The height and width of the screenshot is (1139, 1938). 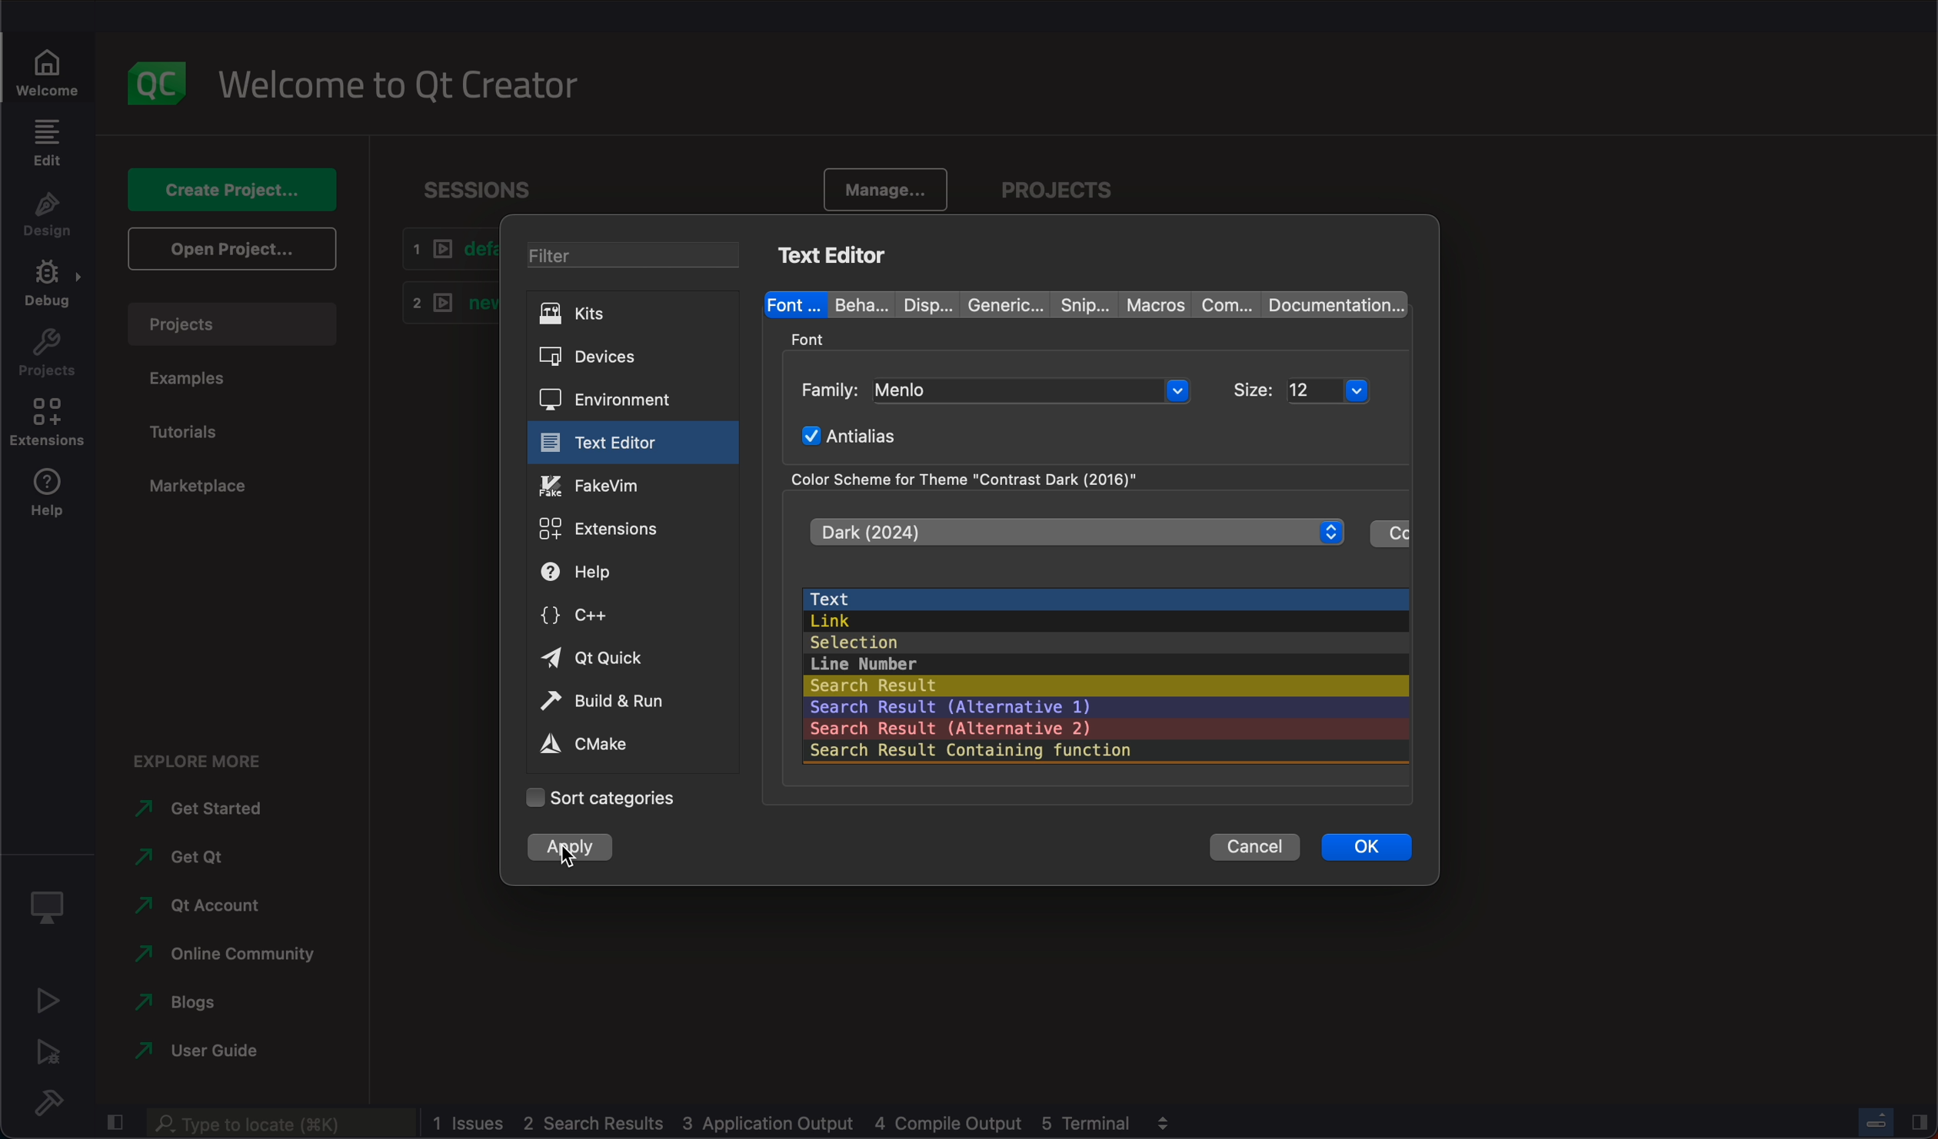 I want to click on font, so click(x=814, y=336).